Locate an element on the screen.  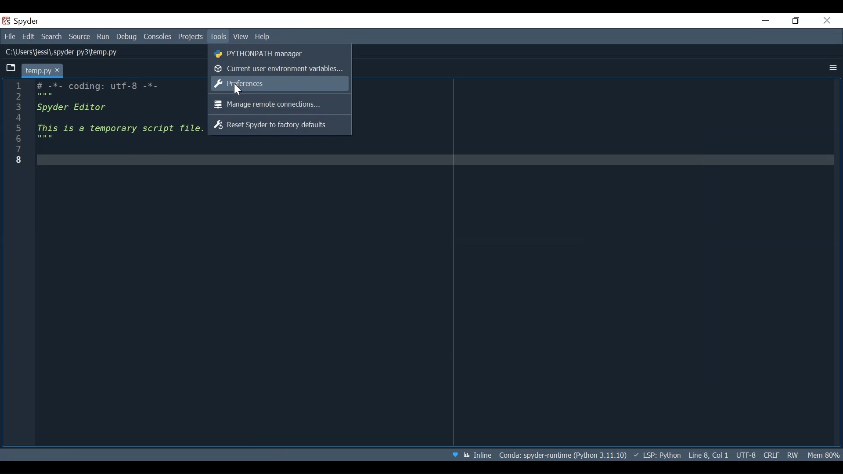
Debug is located at coordinates (124, 36).